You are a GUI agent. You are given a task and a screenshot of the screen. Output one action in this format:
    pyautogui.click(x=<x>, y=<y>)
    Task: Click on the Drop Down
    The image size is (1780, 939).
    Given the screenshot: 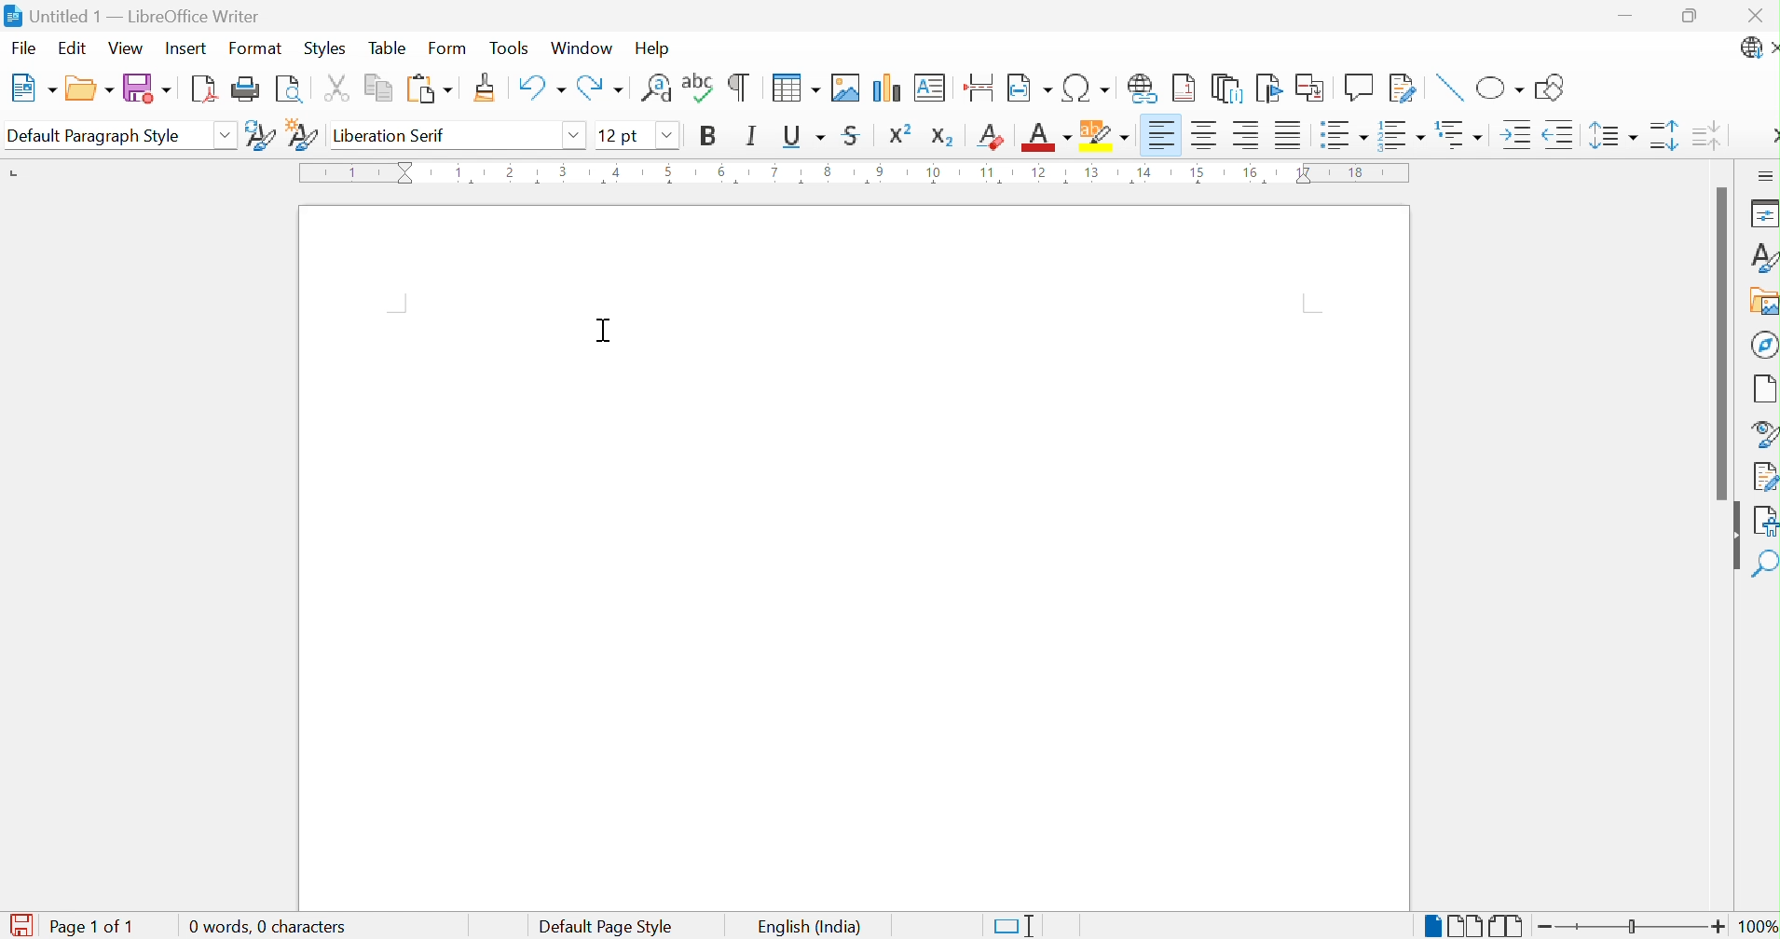 What is the action you would take?
    pyautogui.click(x=666, y=136)
    